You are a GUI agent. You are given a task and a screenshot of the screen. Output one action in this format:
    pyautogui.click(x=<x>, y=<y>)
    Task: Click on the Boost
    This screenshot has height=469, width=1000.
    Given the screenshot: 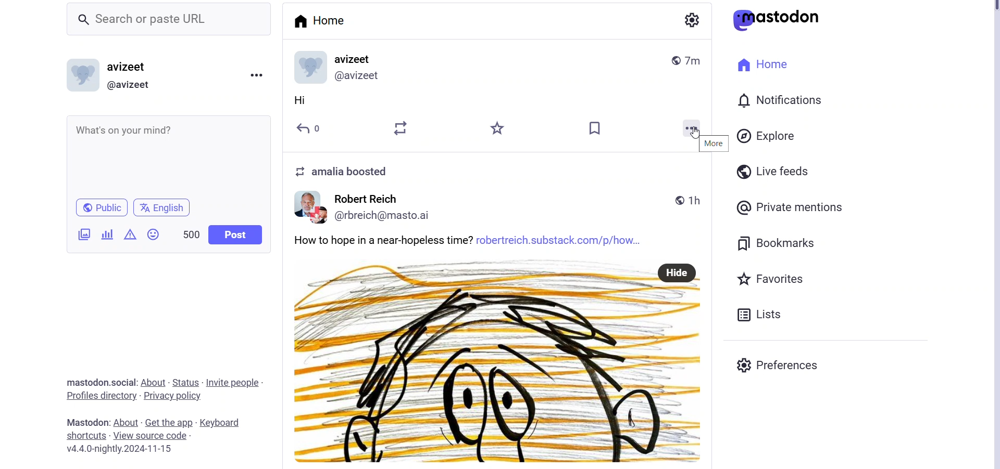 What is the action you would take?
    pyautogui.click(x=401, y=127)
    